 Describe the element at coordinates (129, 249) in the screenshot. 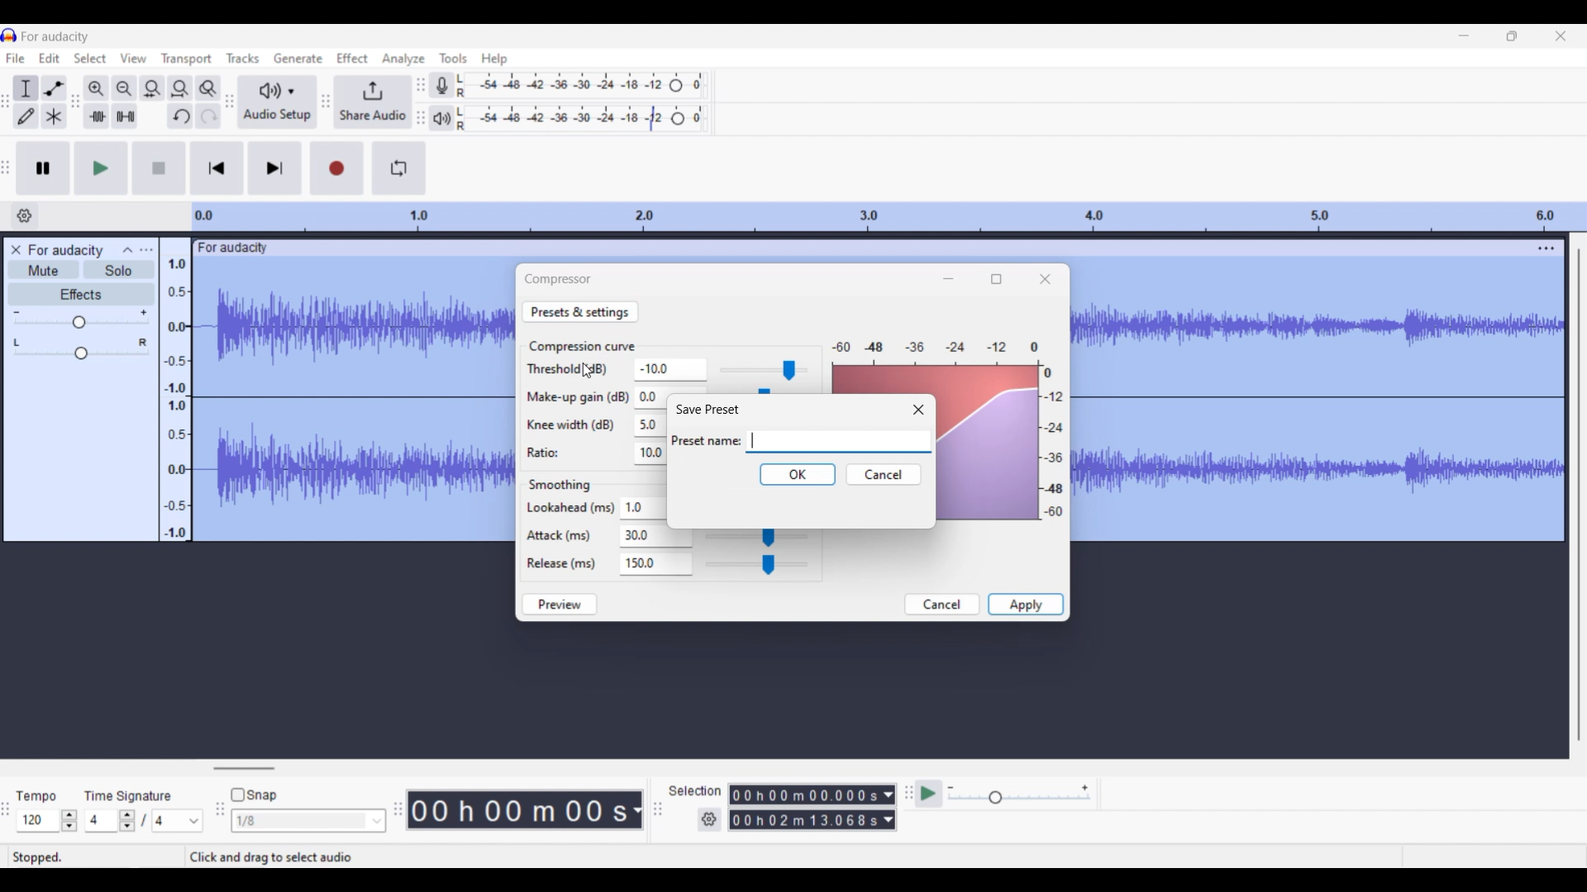

I see `Collpase` at that location.